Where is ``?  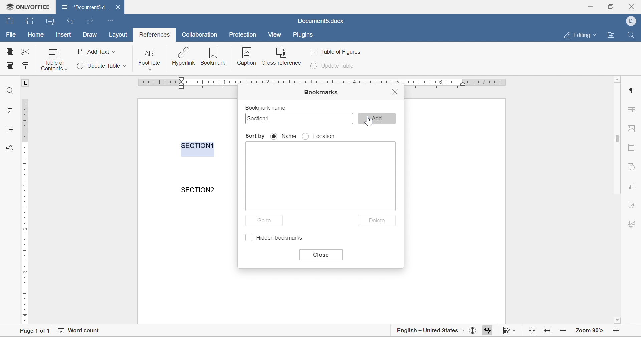
 is located at coordinates (631, 90).